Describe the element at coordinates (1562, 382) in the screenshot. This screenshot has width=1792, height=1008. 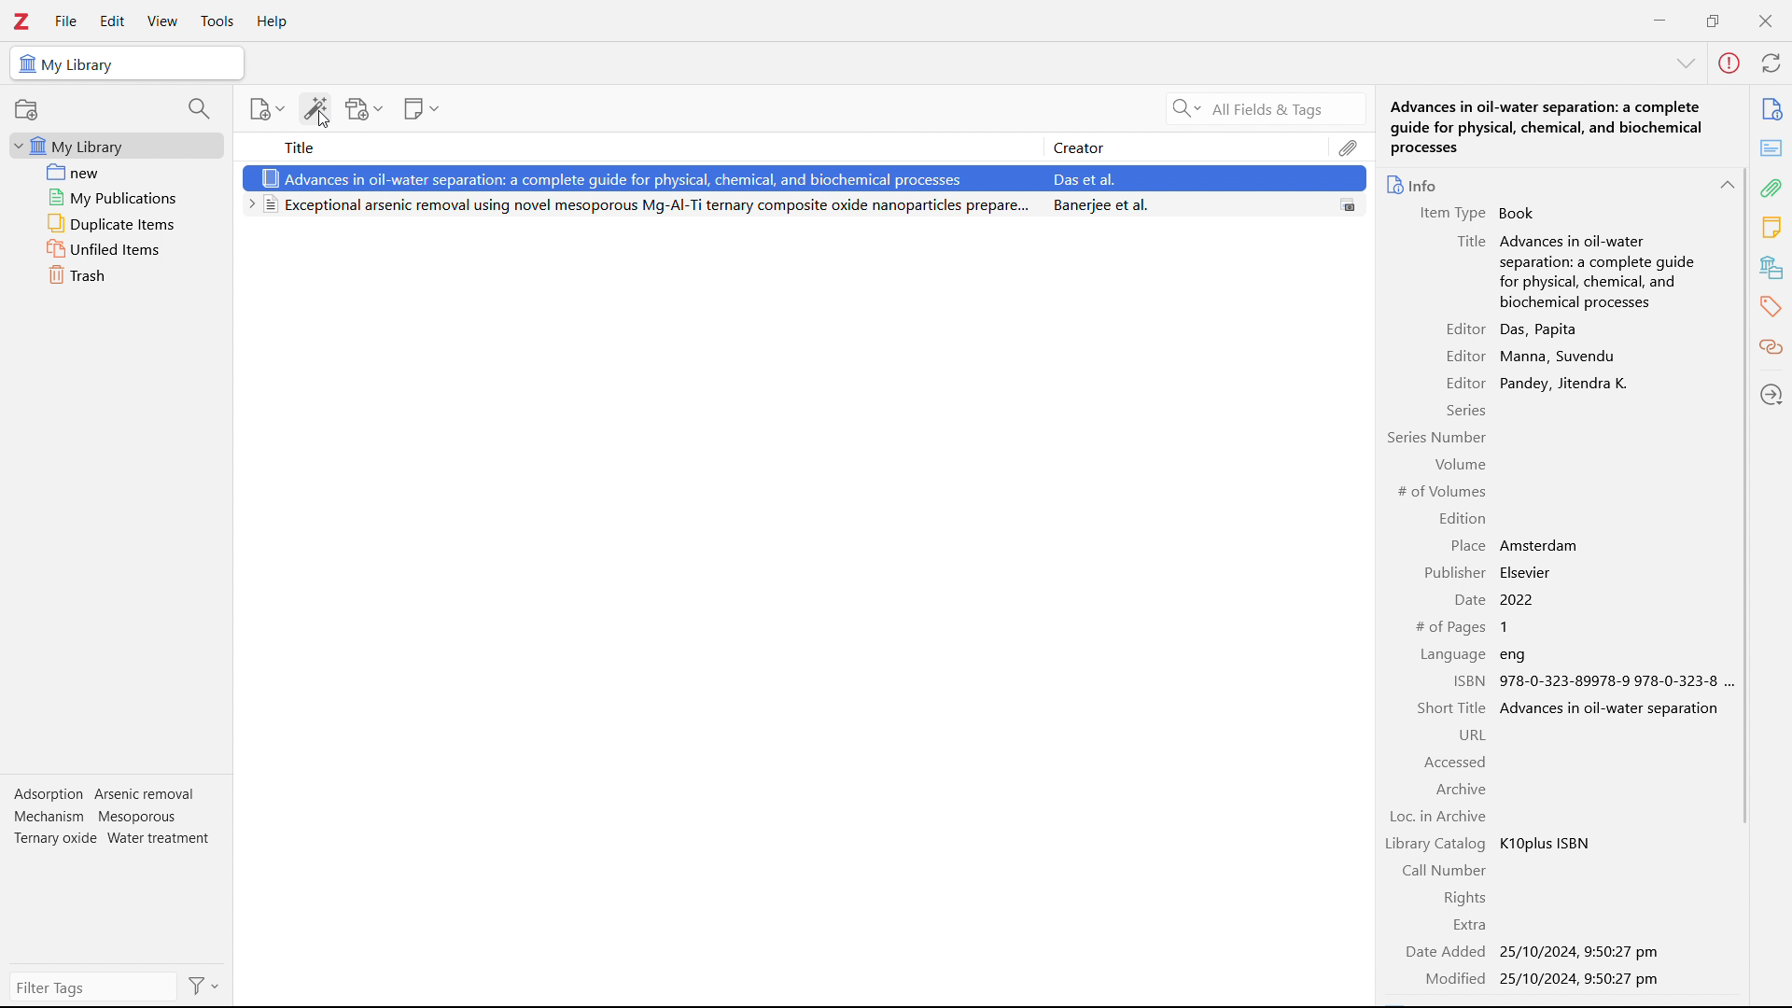
I see `Pandey, Jitendra K` at that location.